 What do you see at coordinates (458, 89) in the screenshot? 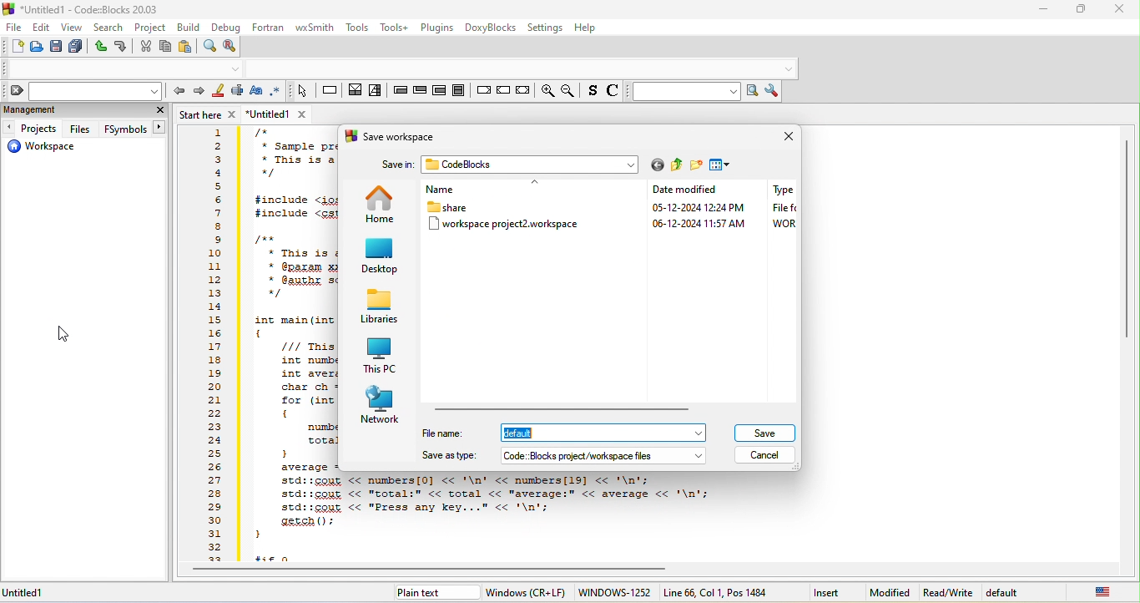
I see `block` at bounding box center [458, 89].